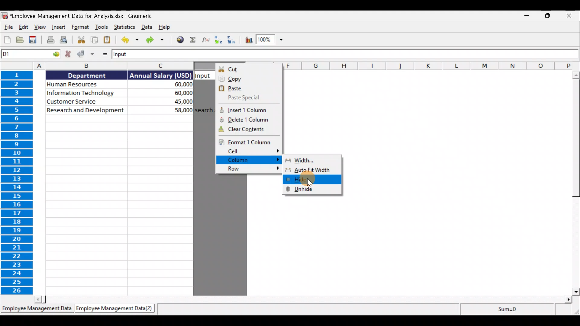 This screenshot has width=580, height=326. I want to click on Help, so click(163, 26).